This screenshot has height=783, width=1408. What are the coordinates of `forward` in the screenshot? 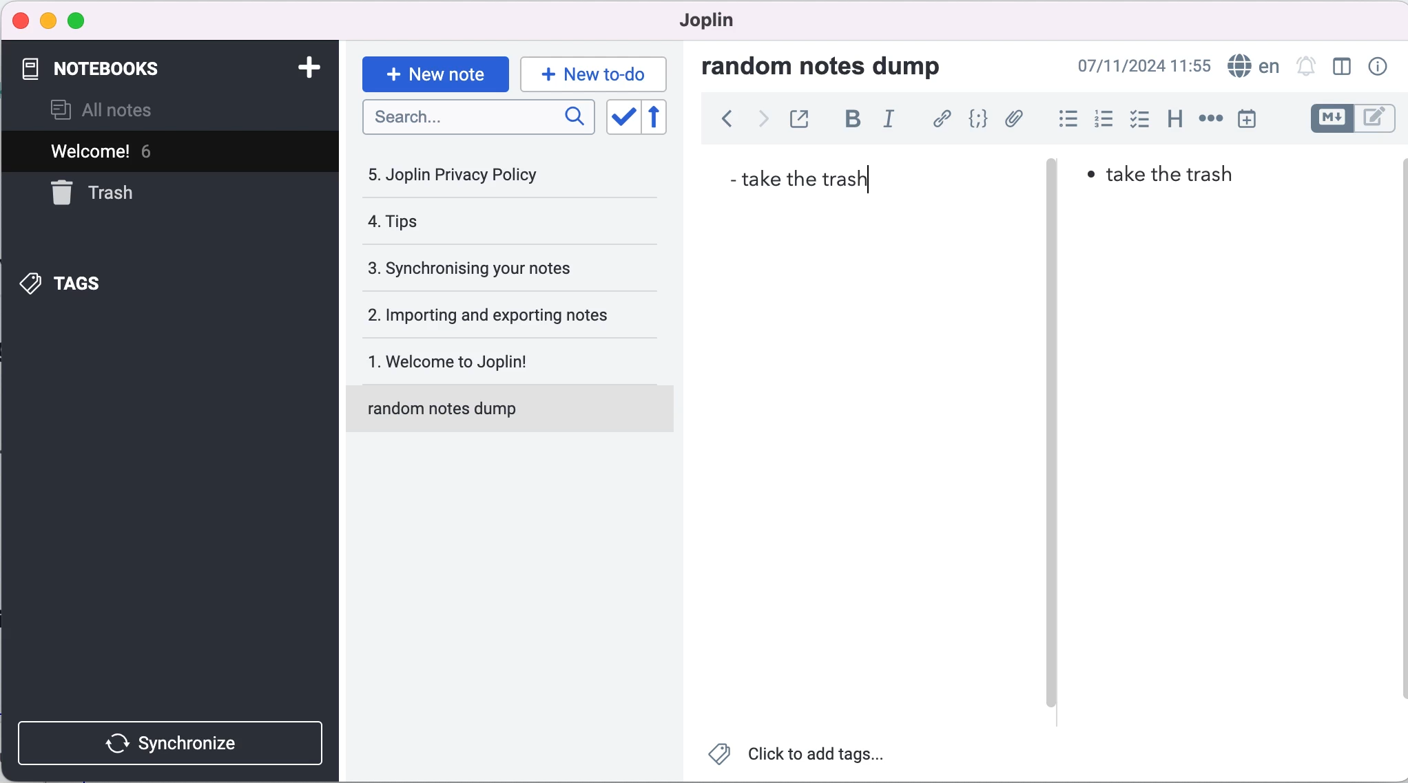 It's located at (758, 122).